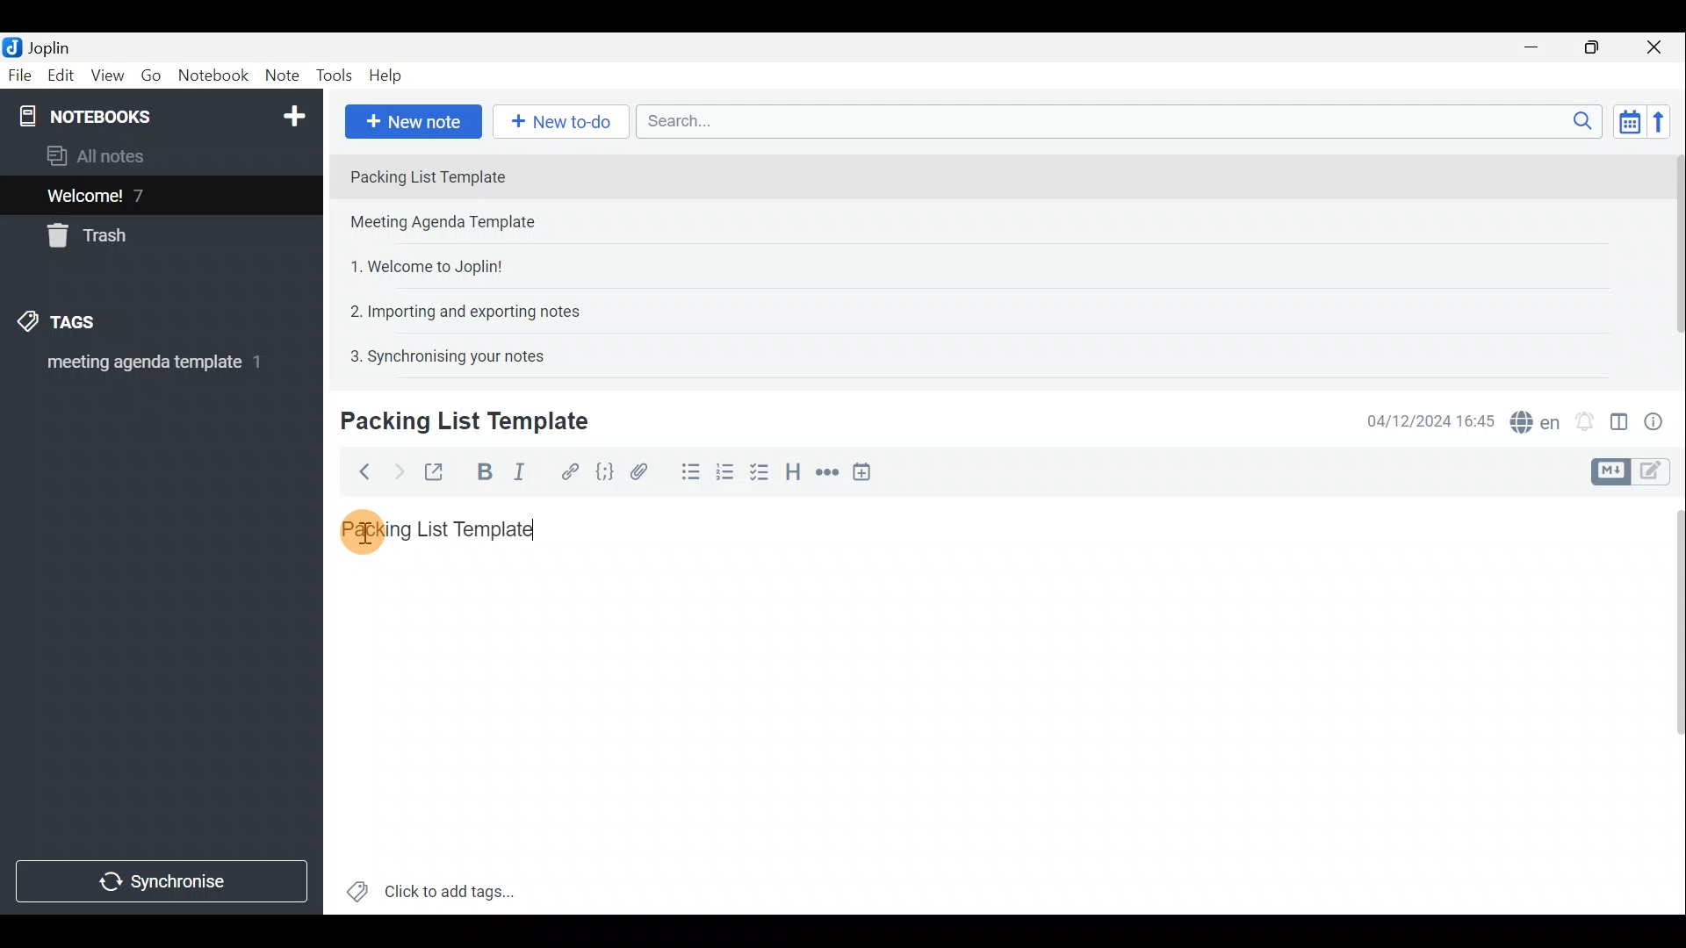  I want to click on Creating new note, so click(454, 422).